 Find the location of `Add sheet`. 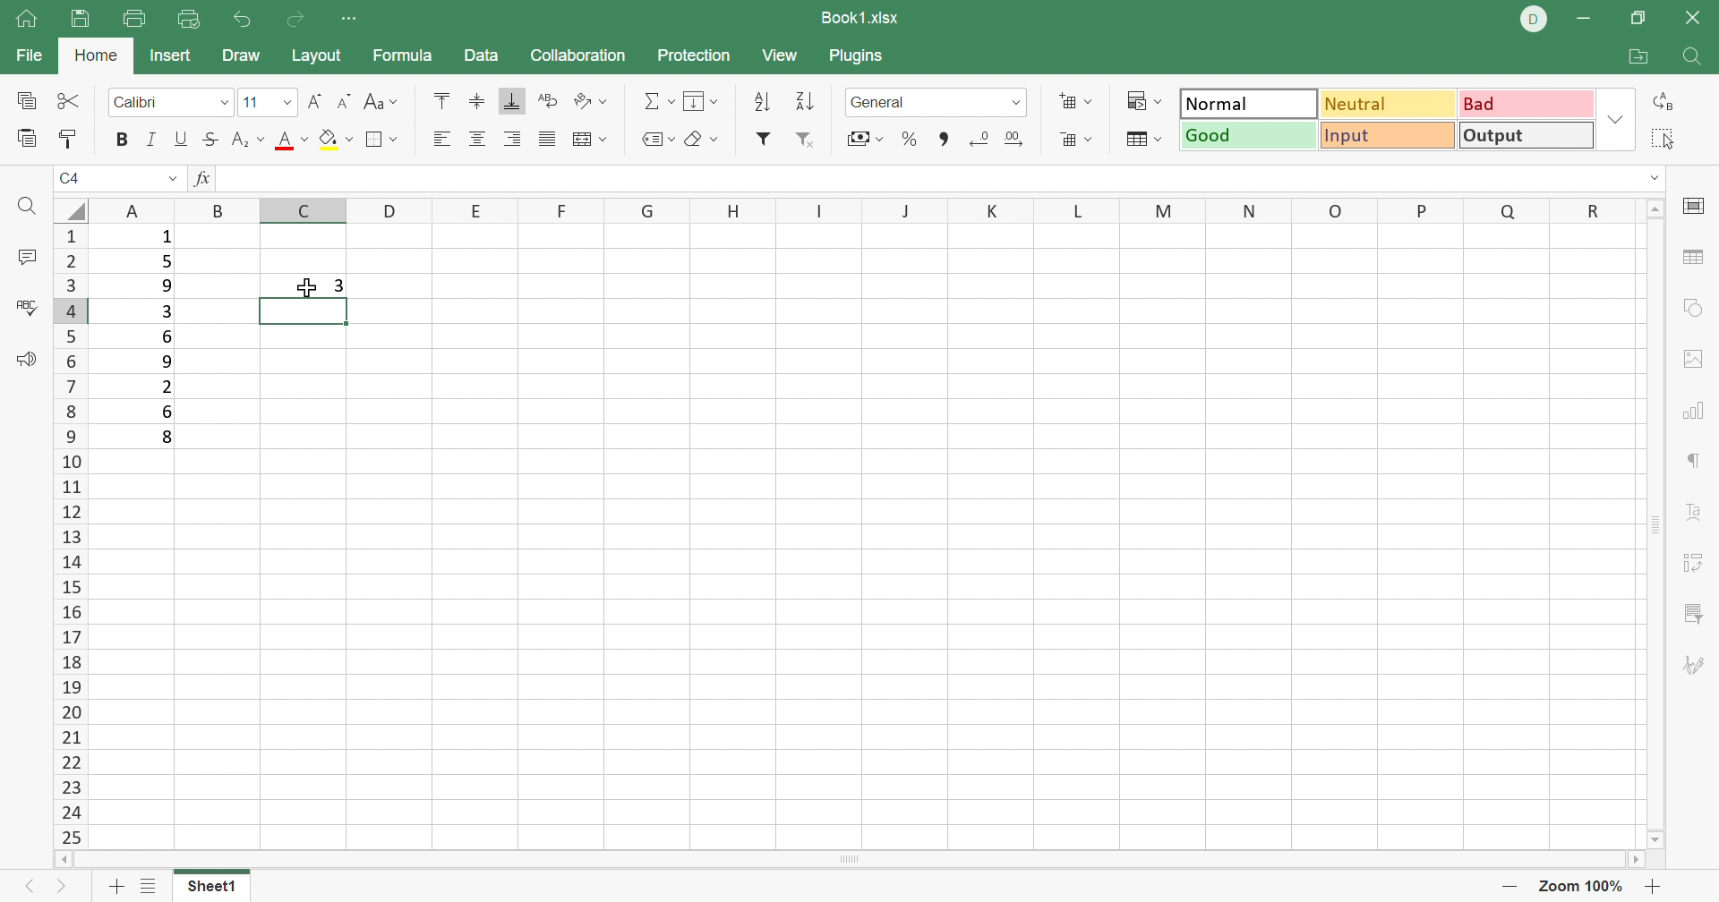

Add sheet is located at coordinates (115, 888).